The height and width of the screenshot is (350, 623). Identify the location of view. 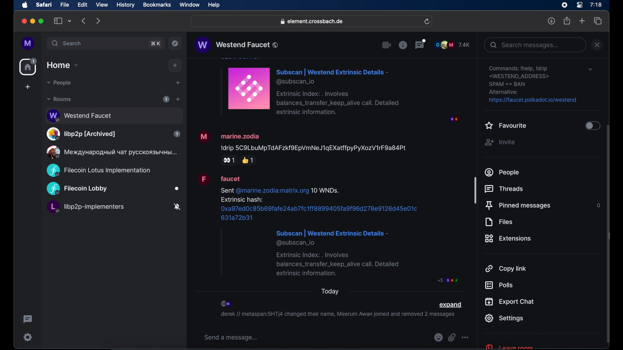
(102, 5).